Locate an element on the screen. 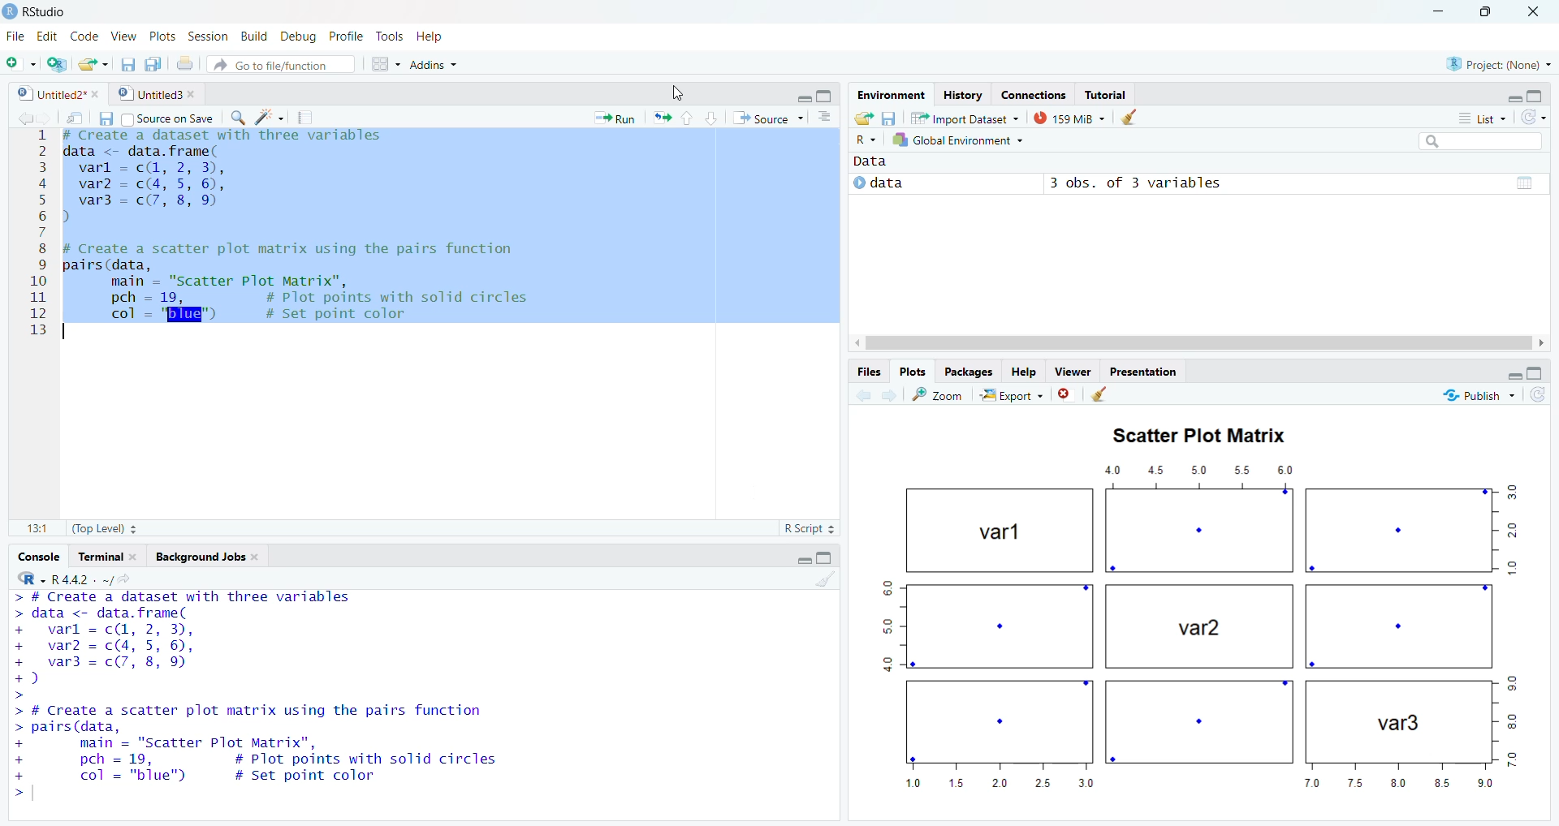  Code tools is located at coordinates (268, 118).